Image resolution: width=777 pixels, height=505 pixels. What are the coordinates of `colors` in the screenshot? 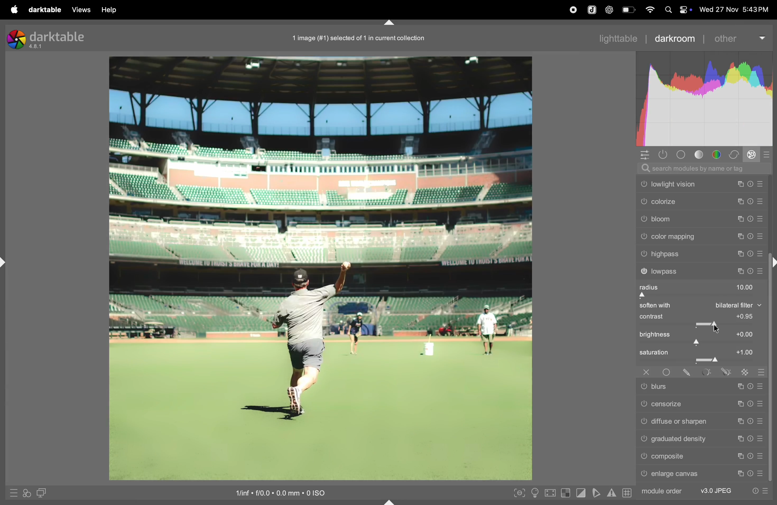 It's located at (718, 154).